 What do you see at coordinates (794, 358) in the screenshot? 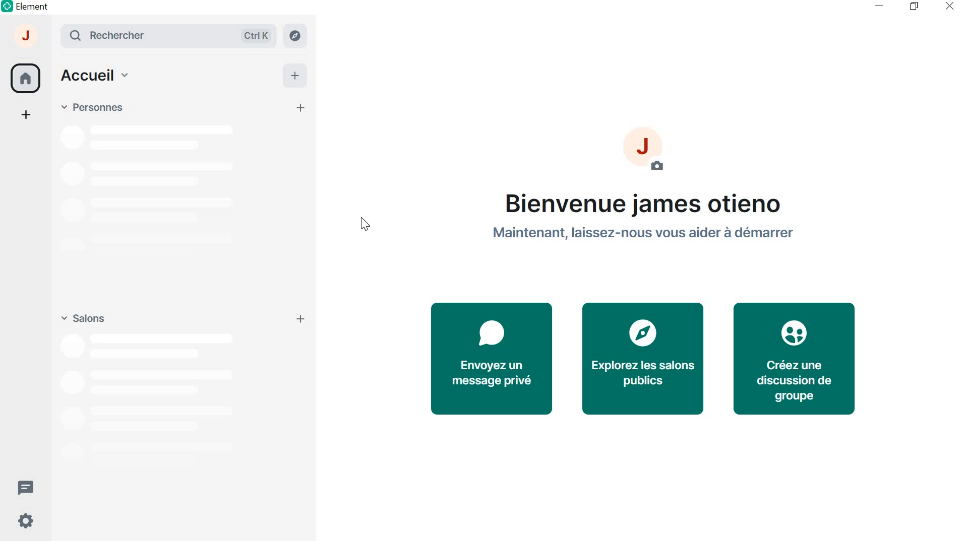
I see `creez une discussion de groupe` at bounding box center [794, 358].